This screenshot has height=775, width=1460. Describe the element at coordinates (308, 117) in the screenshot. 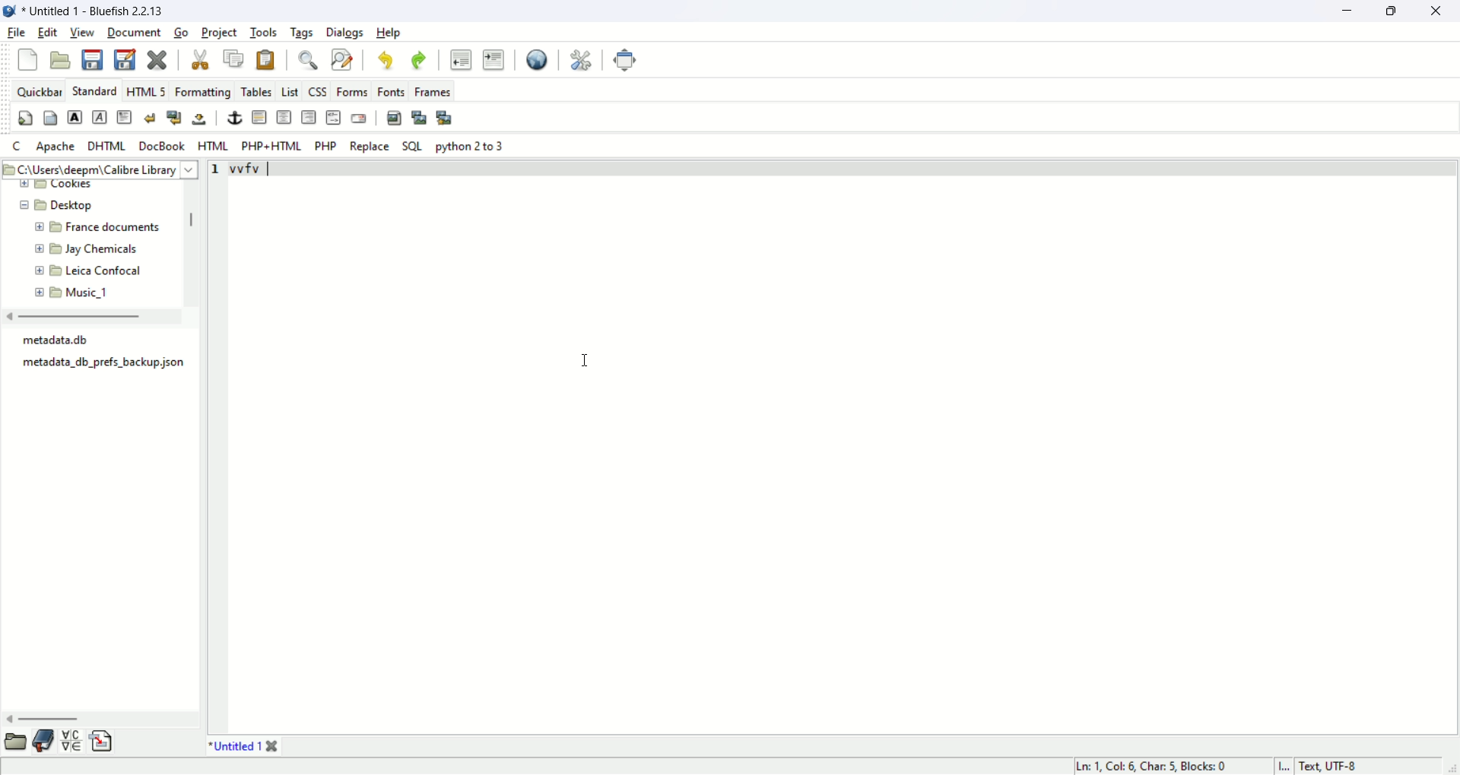

I see `right justify` at that location.